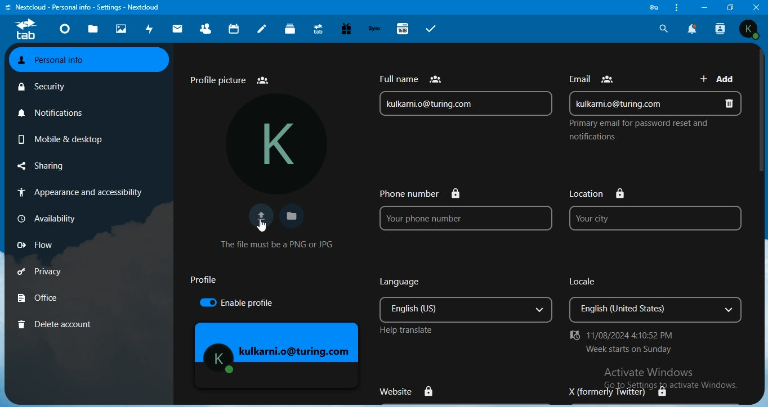 The height and width of the screenshot is (407, 768). What do you see at coordinates (203, 282) in the screenshot?
I see `text` at bounding box center [203, 282].